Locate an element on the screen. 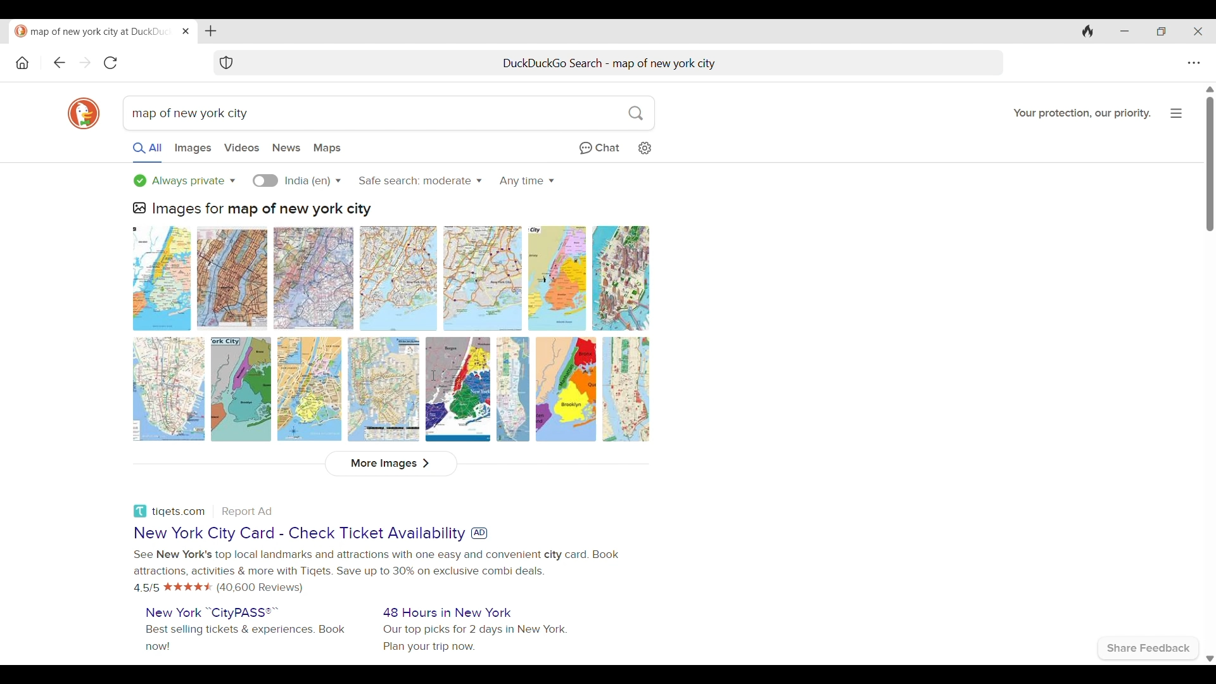  Reload page is located at coordinates (110, 62).